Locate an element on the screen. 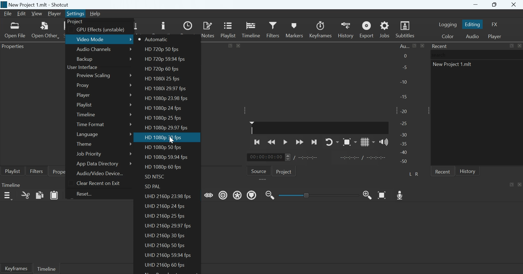 The image size is (523, 274). Paste is located at coordinates (54, 195).